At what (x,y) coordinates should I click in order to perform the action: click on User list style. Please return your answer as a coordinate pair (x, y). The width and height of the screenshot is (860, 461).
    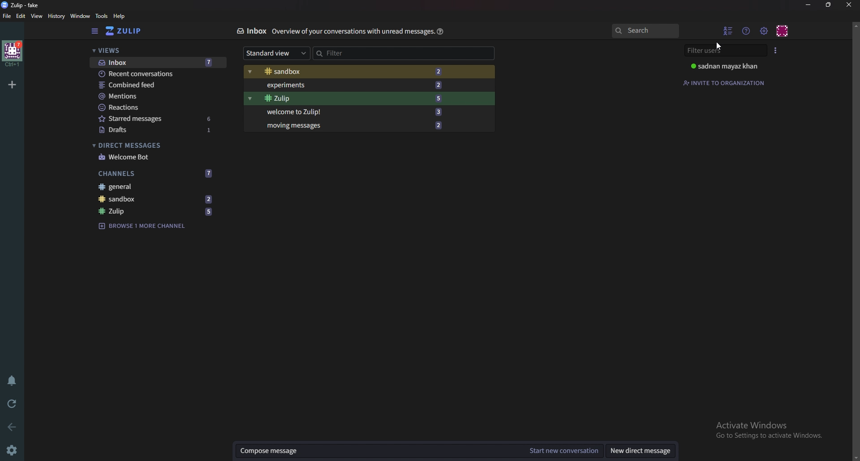
    Looking at the image, I should click on (776, 51).